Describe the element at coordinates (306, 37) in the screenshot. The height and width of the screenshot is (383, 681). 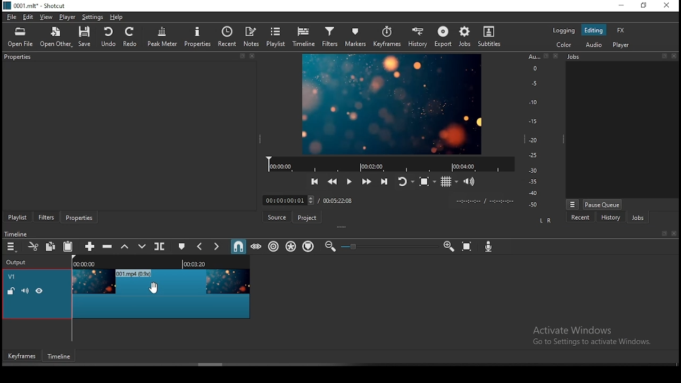
I see `timeline` at that location.